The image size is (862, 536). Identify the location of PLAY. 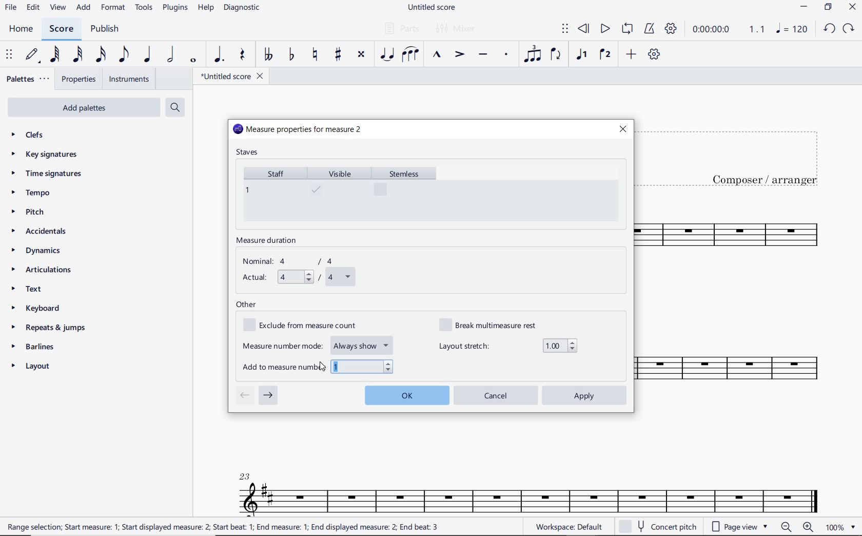
(604, 29).